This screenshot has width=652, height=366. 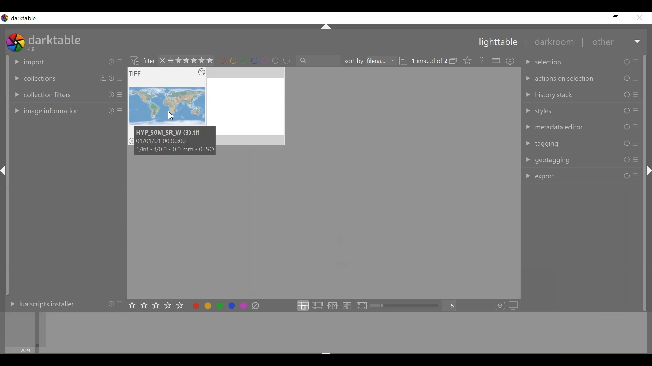 What do you see at coordinates (617, 41) in the screenshot?
I see `Other` at bounding box center [617, 41].